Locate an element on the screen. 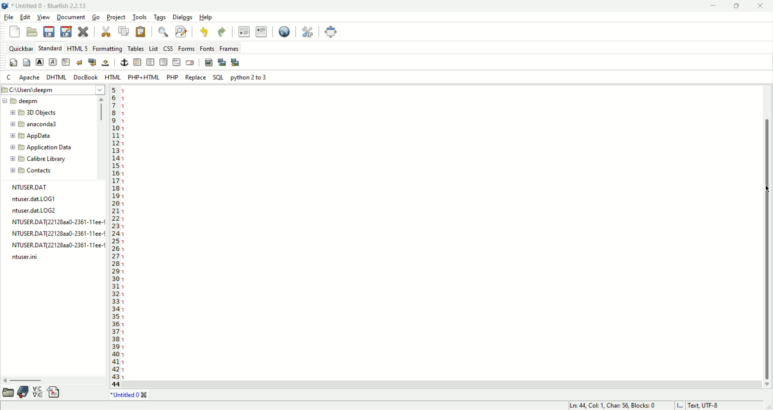 Image resolution: width=773 pixels, height=410 pixels. dialogs is located at coordinates (184, 18).